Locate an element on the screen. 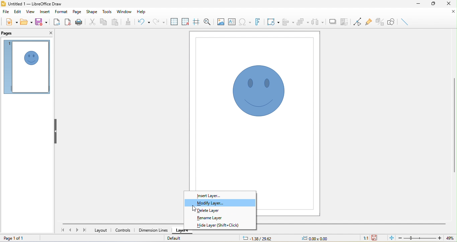  horizontal scroll bar is located at coordinates (120, 224).